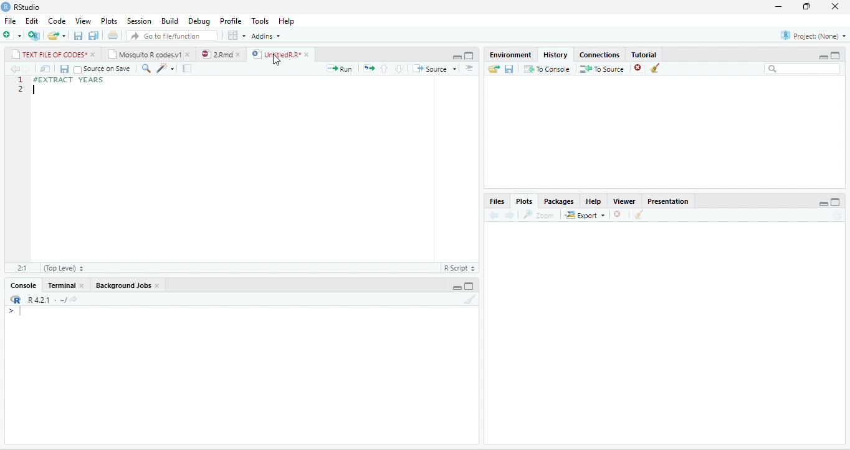 The image size is (850, 450). Describe the element at coordinates (83, 21) in the screenshot. I see `View` at that location.